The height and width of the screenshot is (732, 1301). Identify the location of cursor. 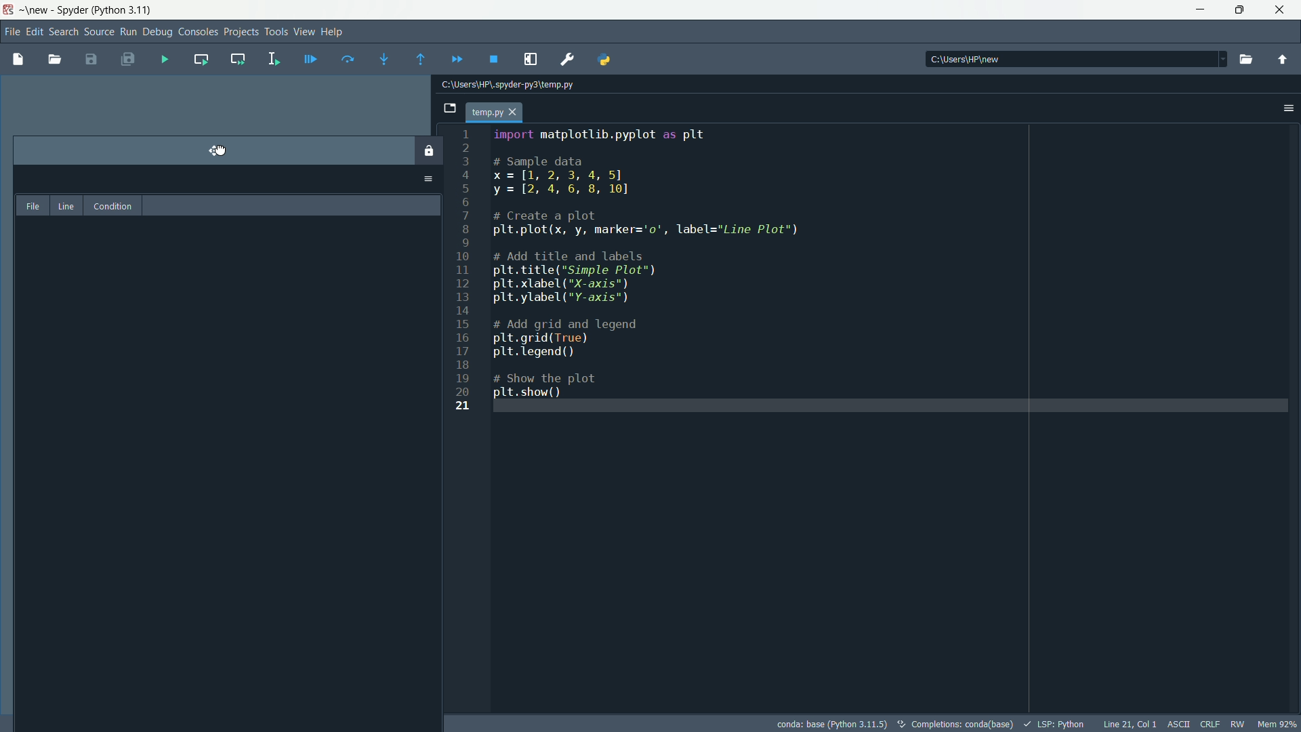
(220, 150).